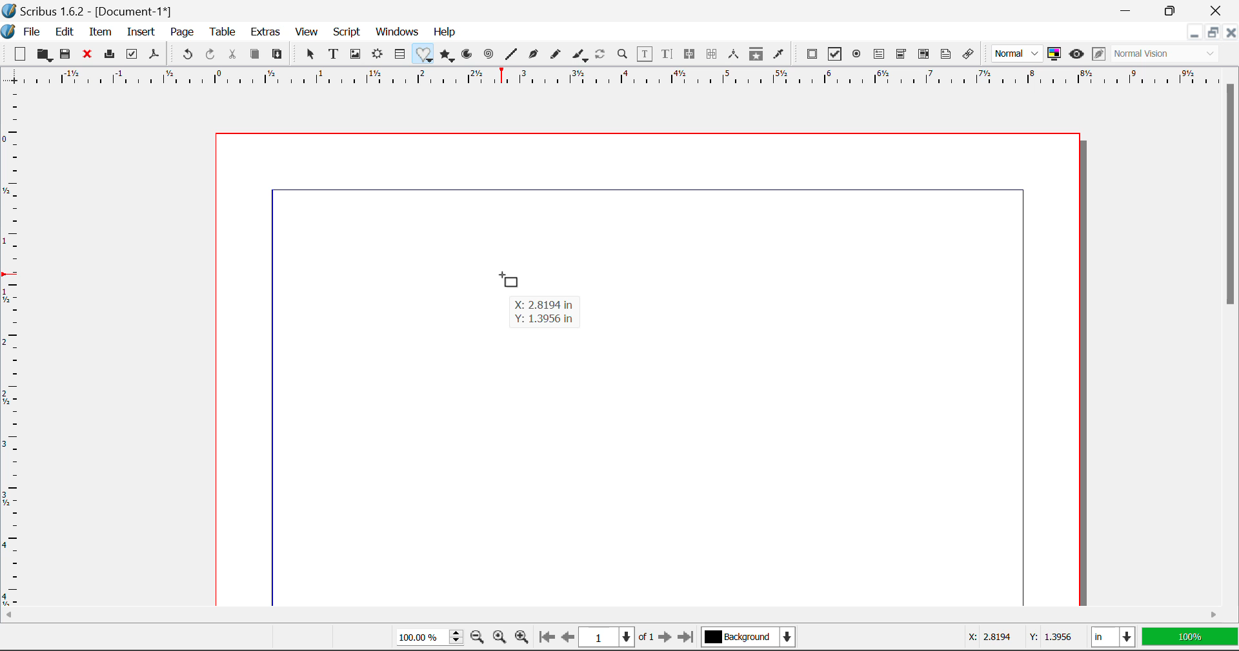 Image resolution: width=1239 pixels, height=651 pixels. Describe the element at coordinates (617, 637) in the screenshot. I see `Page Number` at that location.